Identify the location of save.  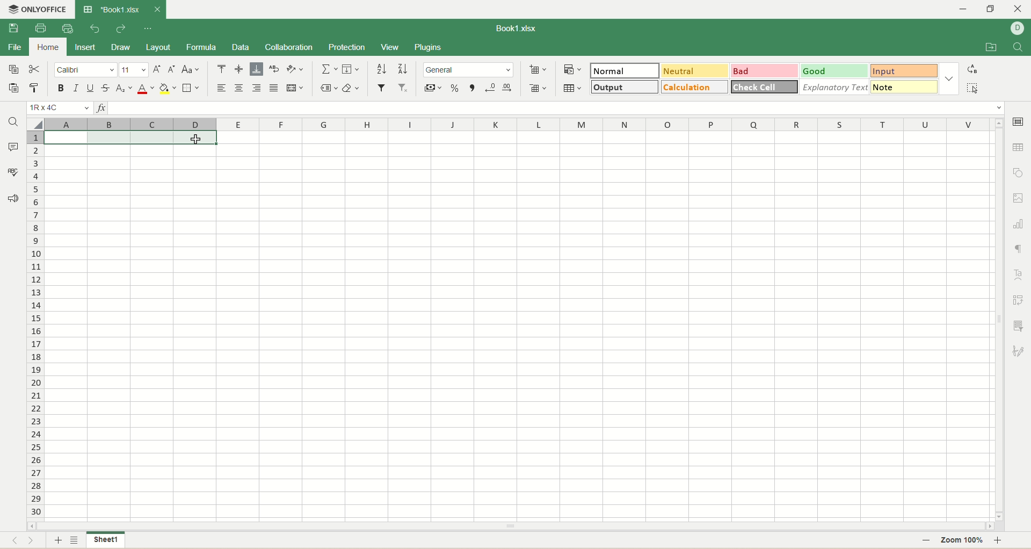
(10, 28).